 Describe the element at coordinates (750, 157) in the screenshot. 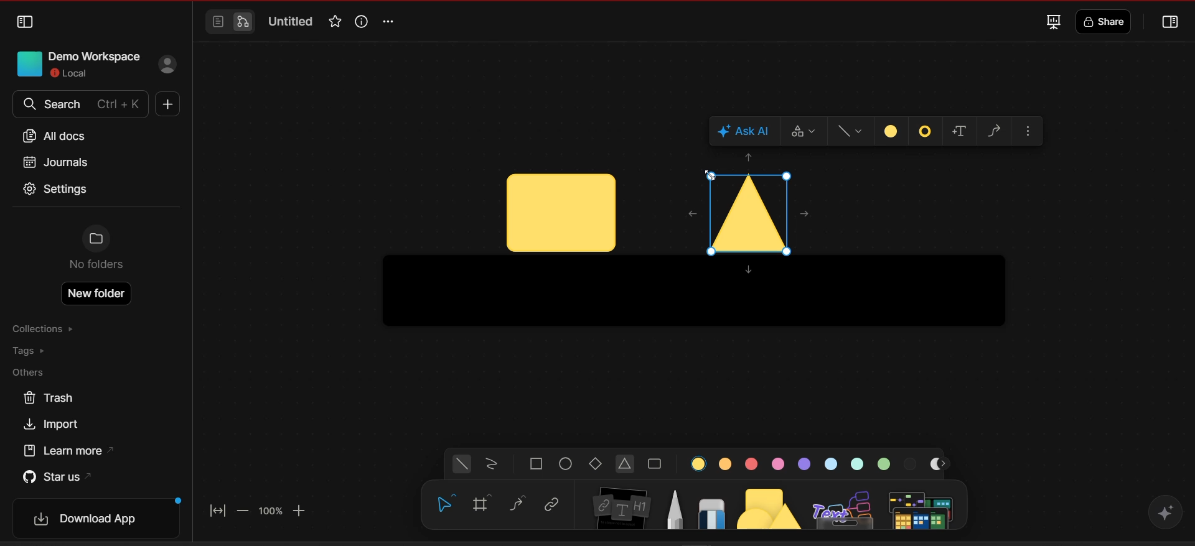

I see `move up` at that location.